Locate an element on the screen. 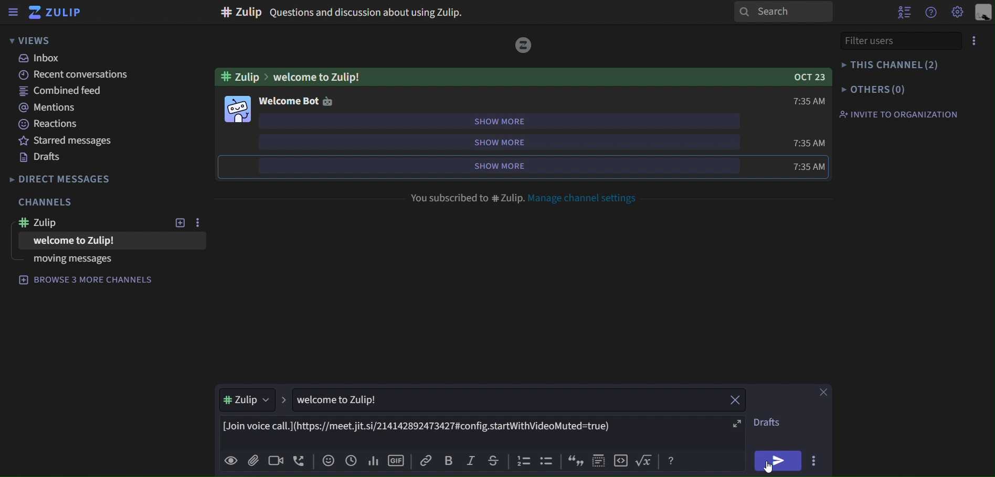  preview is located at coordinates (229, 459).